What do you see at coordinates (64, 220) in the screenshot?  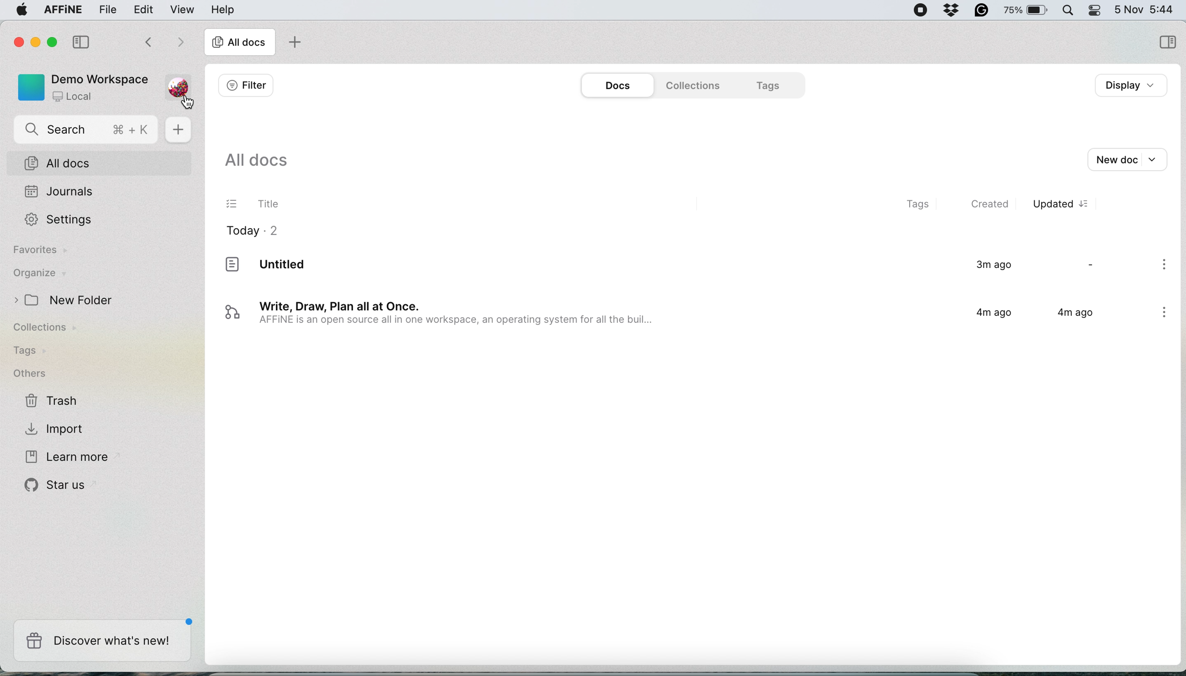 I see `settings` at bounding box center [64, 220].